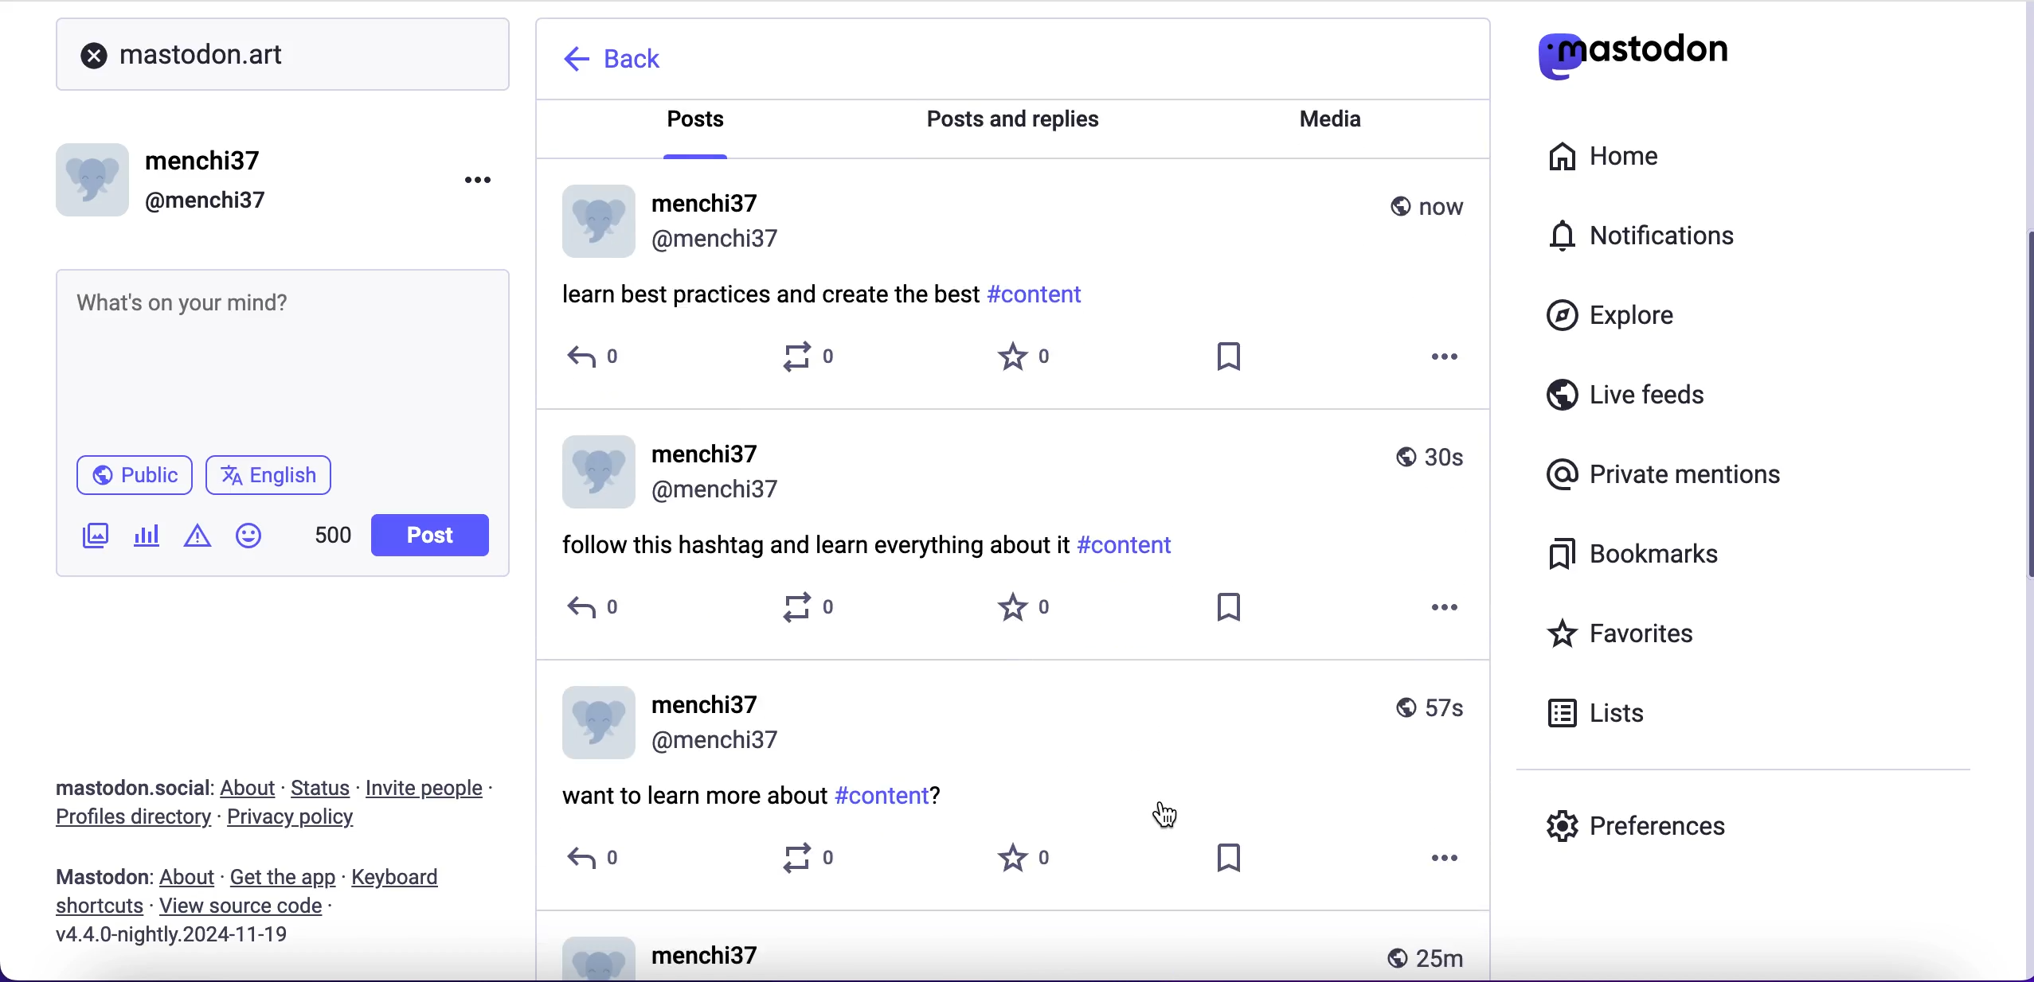 This screenshot has height=982, width=2034. I want to click on add warnings, so click(197, 541).